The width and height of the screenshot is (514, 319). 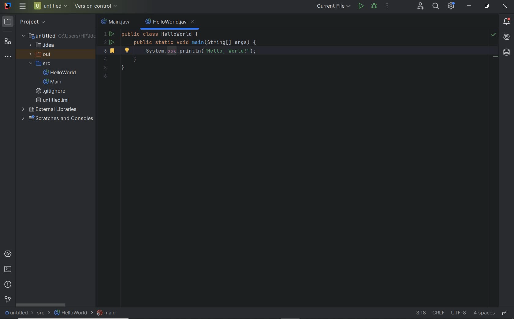 What do you see at coordinates (495, 58) in the screenshot?
I see `F11 to toggle` at bounding box center [495, 58].